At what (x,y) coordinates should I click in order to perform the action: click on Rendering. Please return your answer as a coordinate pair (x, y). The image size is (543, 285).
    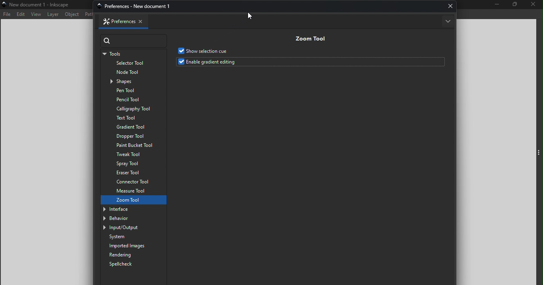
    Looking at the image, I should click on (126, 255).